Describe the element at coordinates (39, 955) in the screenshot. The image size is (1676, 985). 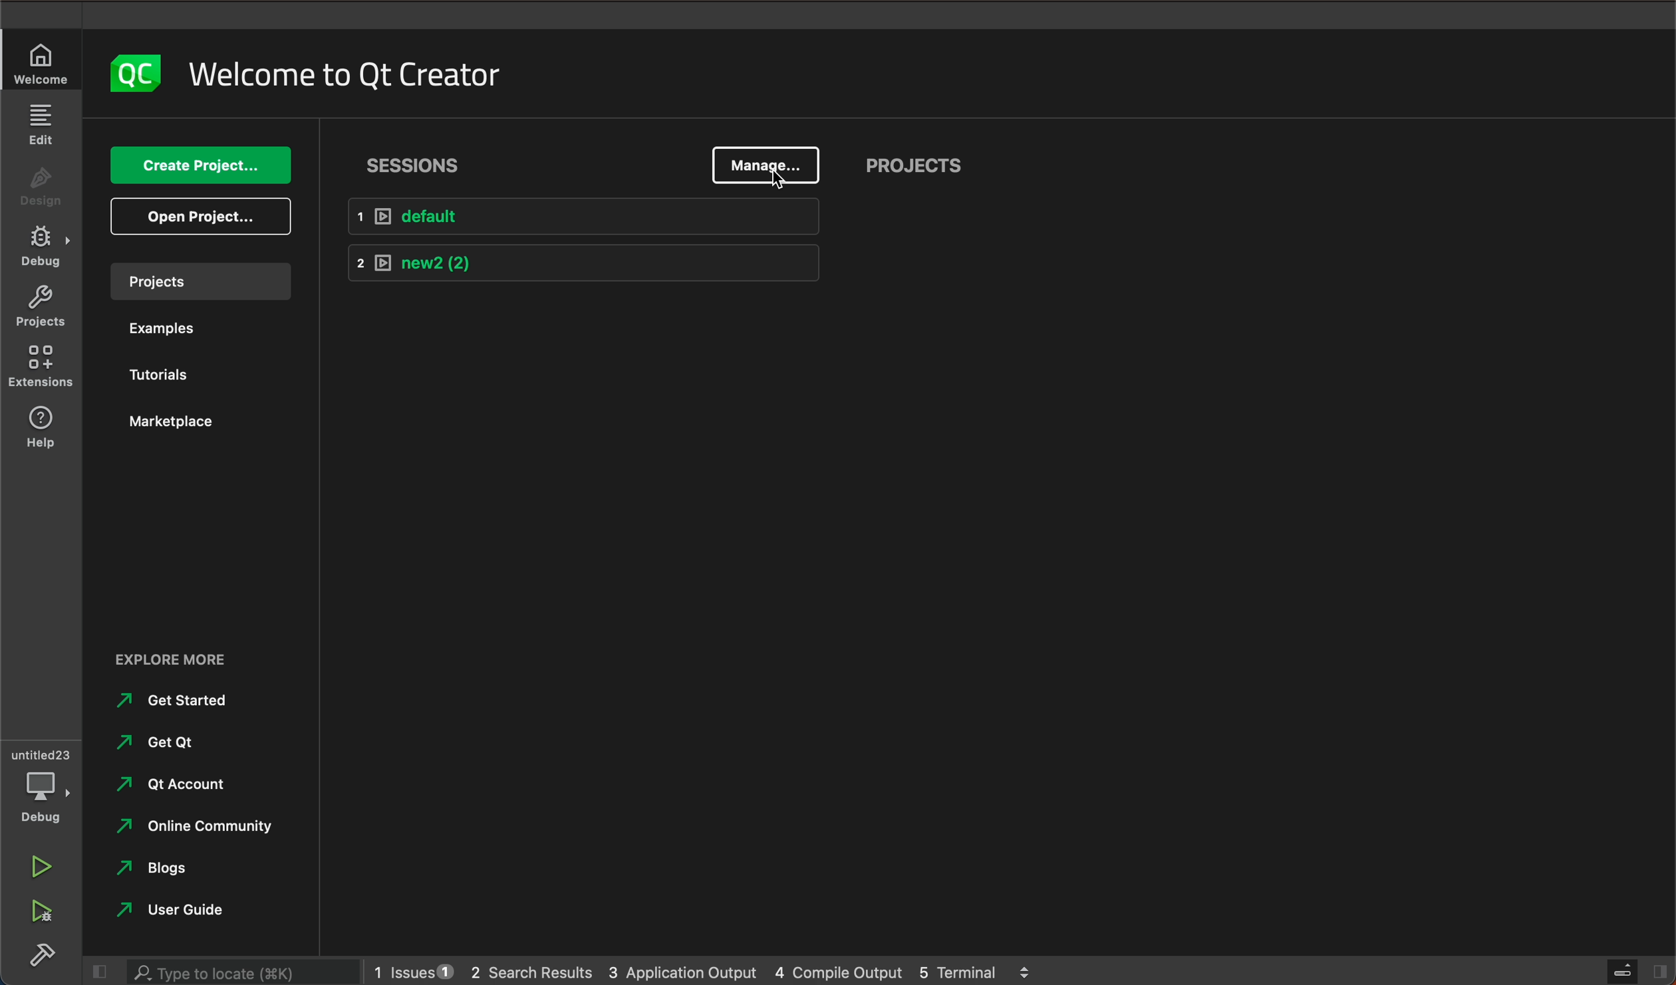
I see `build` at that location.